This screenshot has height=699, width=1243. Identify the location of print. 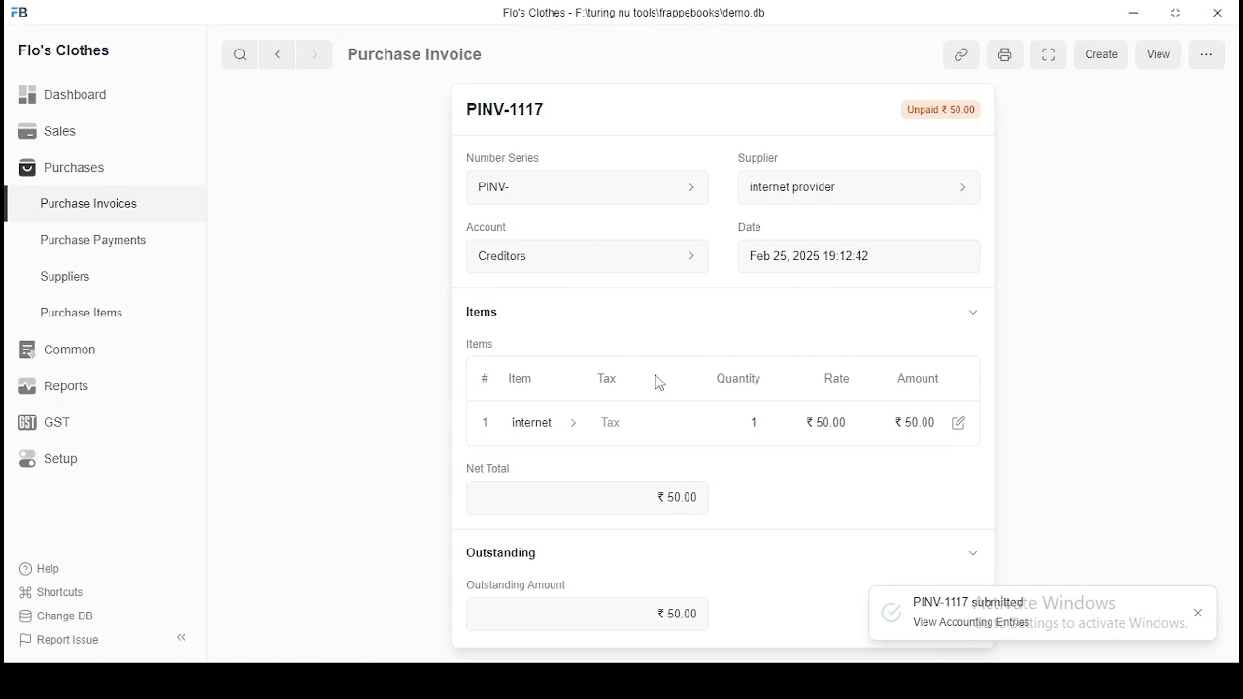
(1003, 55).